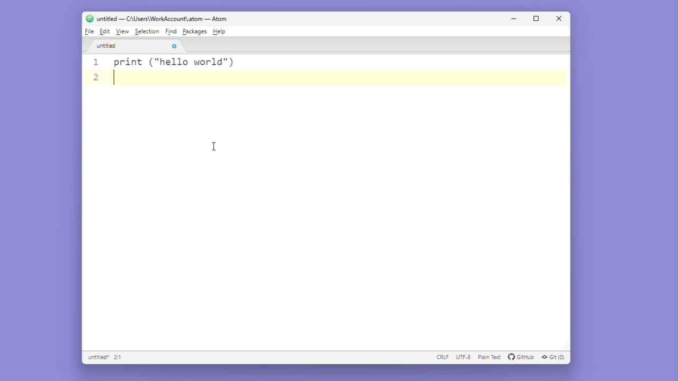 The height and width of the screenshot is (381, 678). What do you see at coordinates (213, 147) in the screenshot?
I see `cursor` at bounding box center [213, 147].